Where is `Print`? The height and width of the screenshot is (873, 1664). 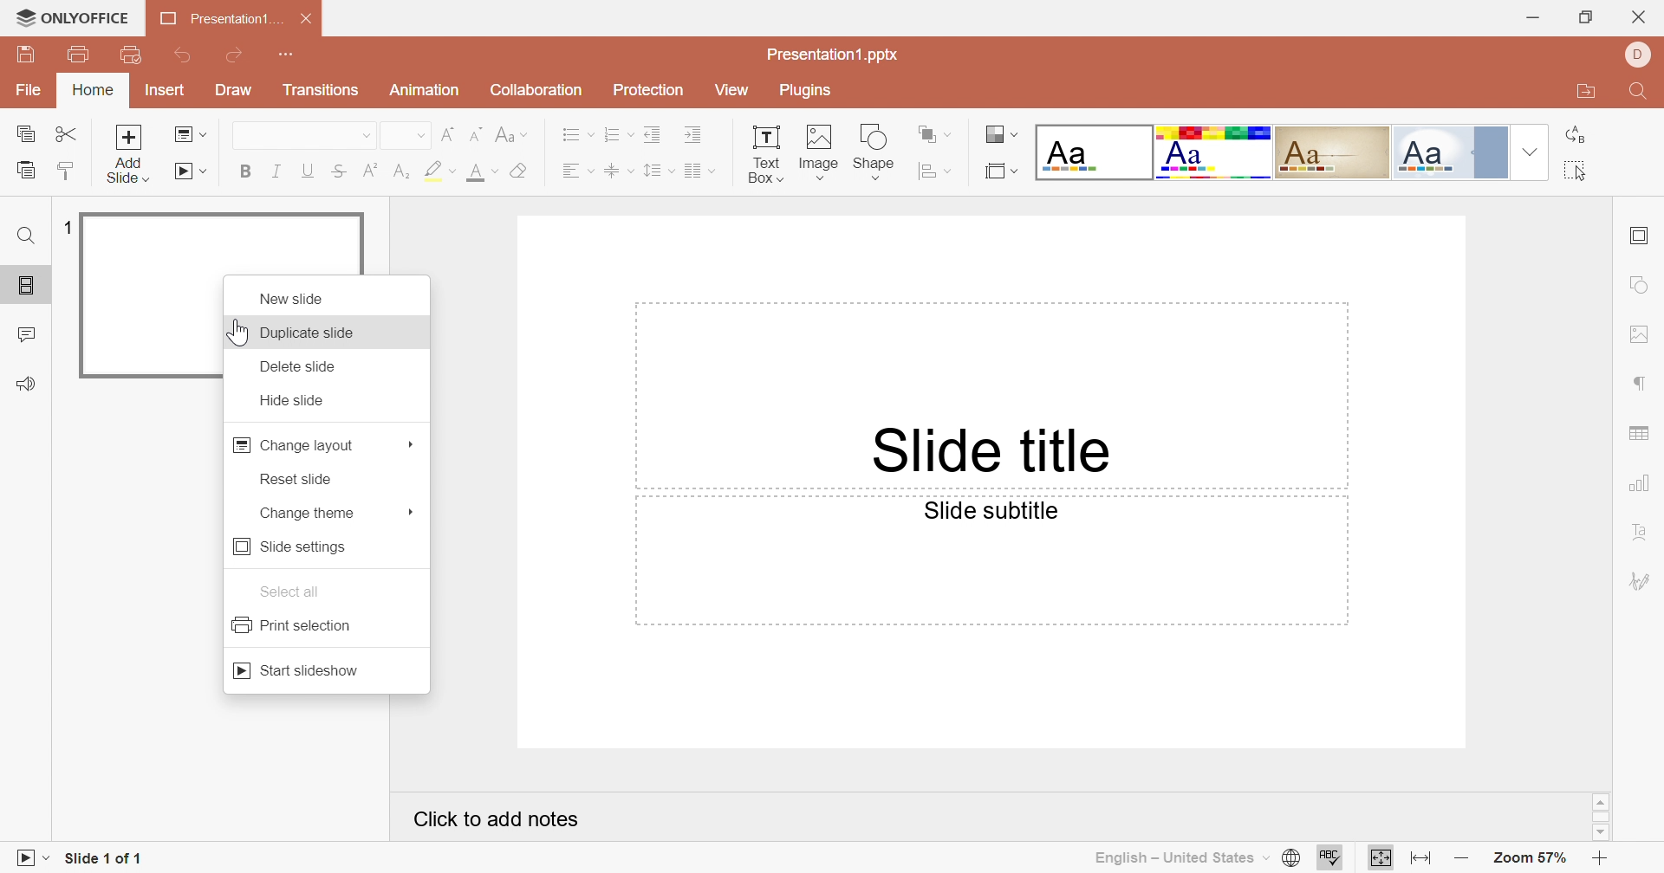
Print is located at coordinates (81, 51).